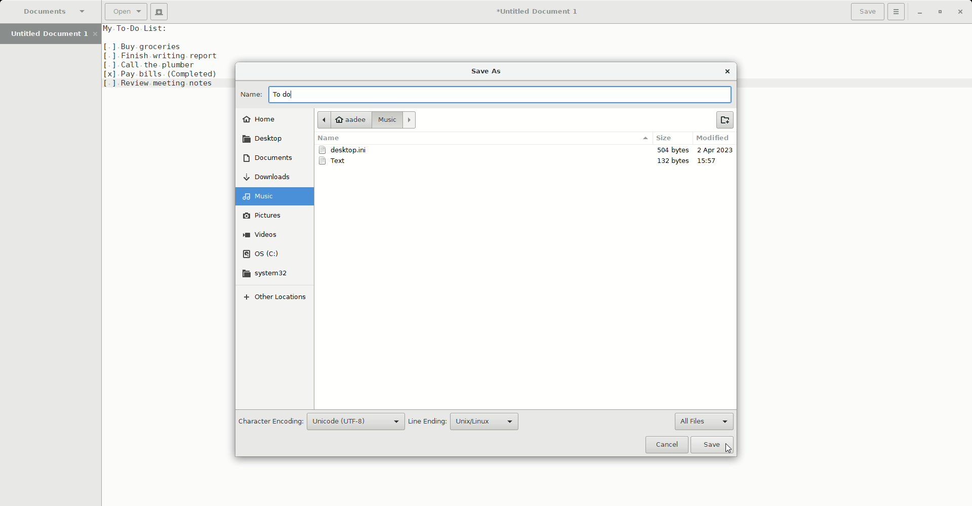  What do you see at coordinates (939, 12) in the screenshot?
I see `Restore` at bounding box center [939, 12].